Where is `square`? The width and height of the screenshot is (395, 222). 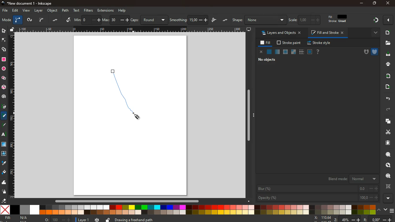 square is located at coordinates (310, 52).